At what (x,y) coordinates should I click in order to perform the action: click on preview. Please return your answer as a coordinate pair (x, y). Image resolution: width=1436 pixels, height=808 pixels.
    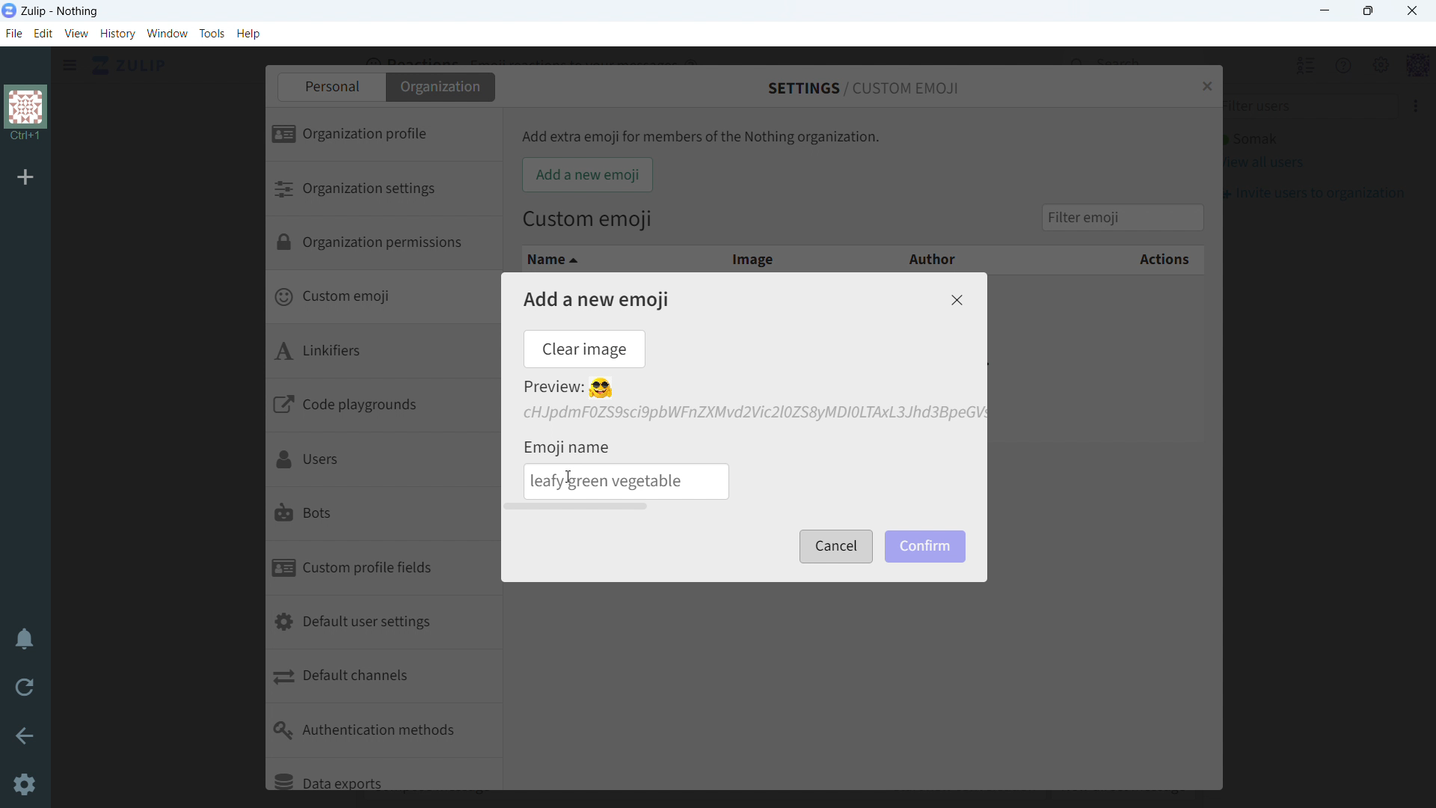
    Looking at the image, I should click on (568, 388).